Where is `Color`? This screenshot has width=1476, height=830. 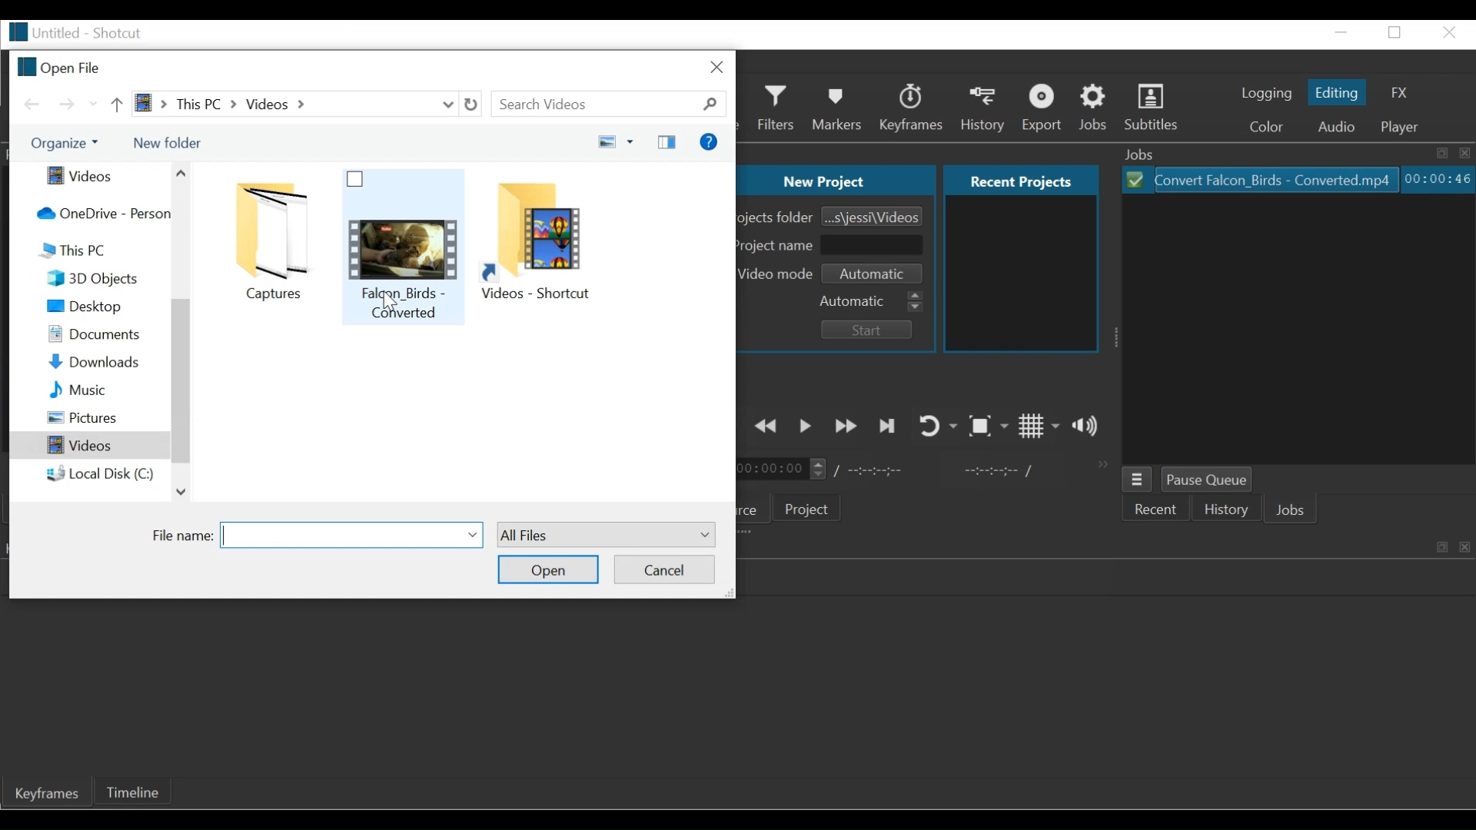 Color is located at coordinates (1271, 128).